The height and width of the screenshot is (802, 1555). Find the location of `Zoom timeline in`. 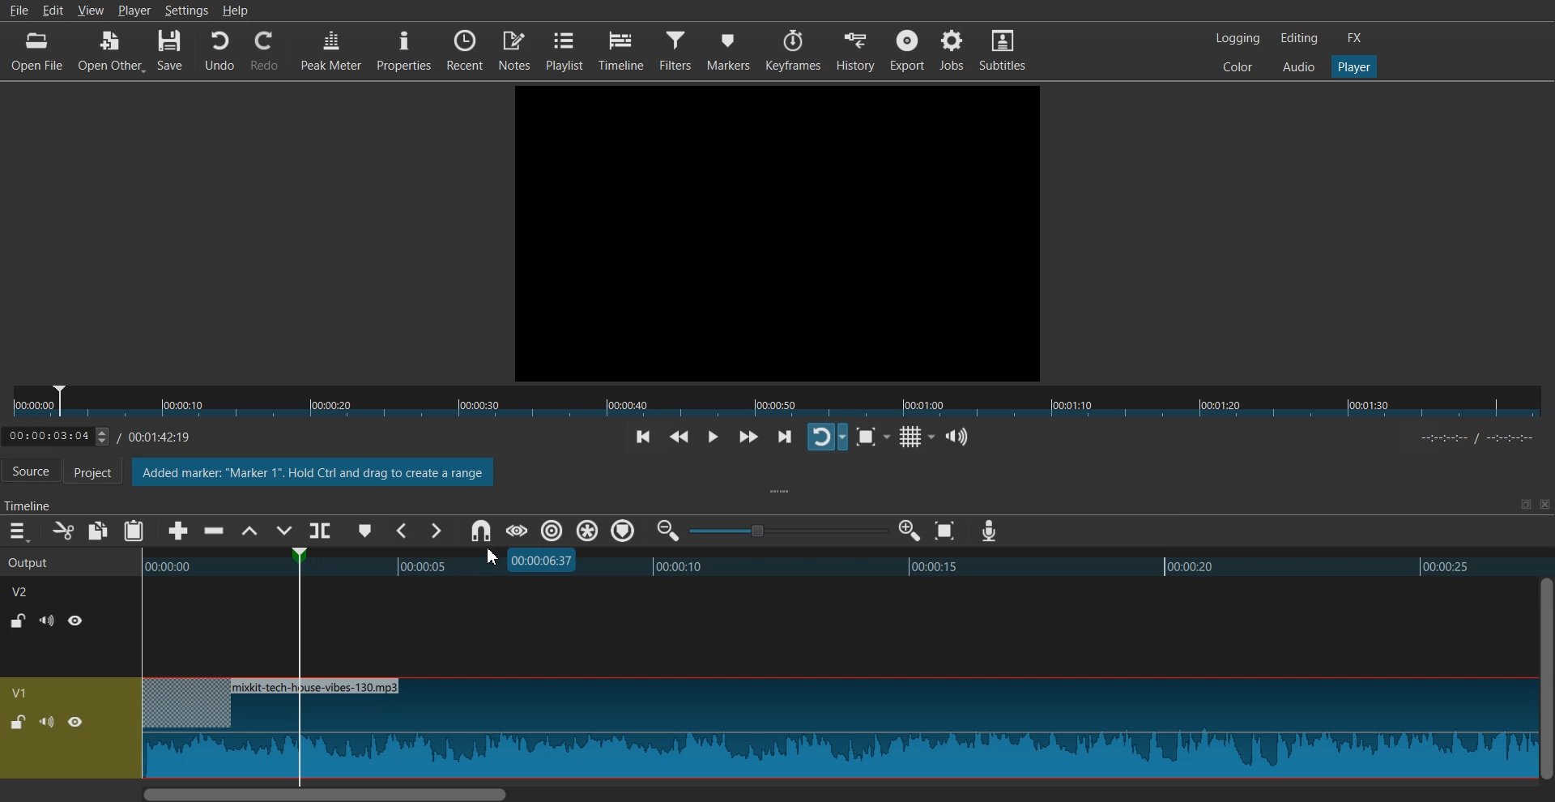

Zoom timeline in is located at coordinates (909, 531).